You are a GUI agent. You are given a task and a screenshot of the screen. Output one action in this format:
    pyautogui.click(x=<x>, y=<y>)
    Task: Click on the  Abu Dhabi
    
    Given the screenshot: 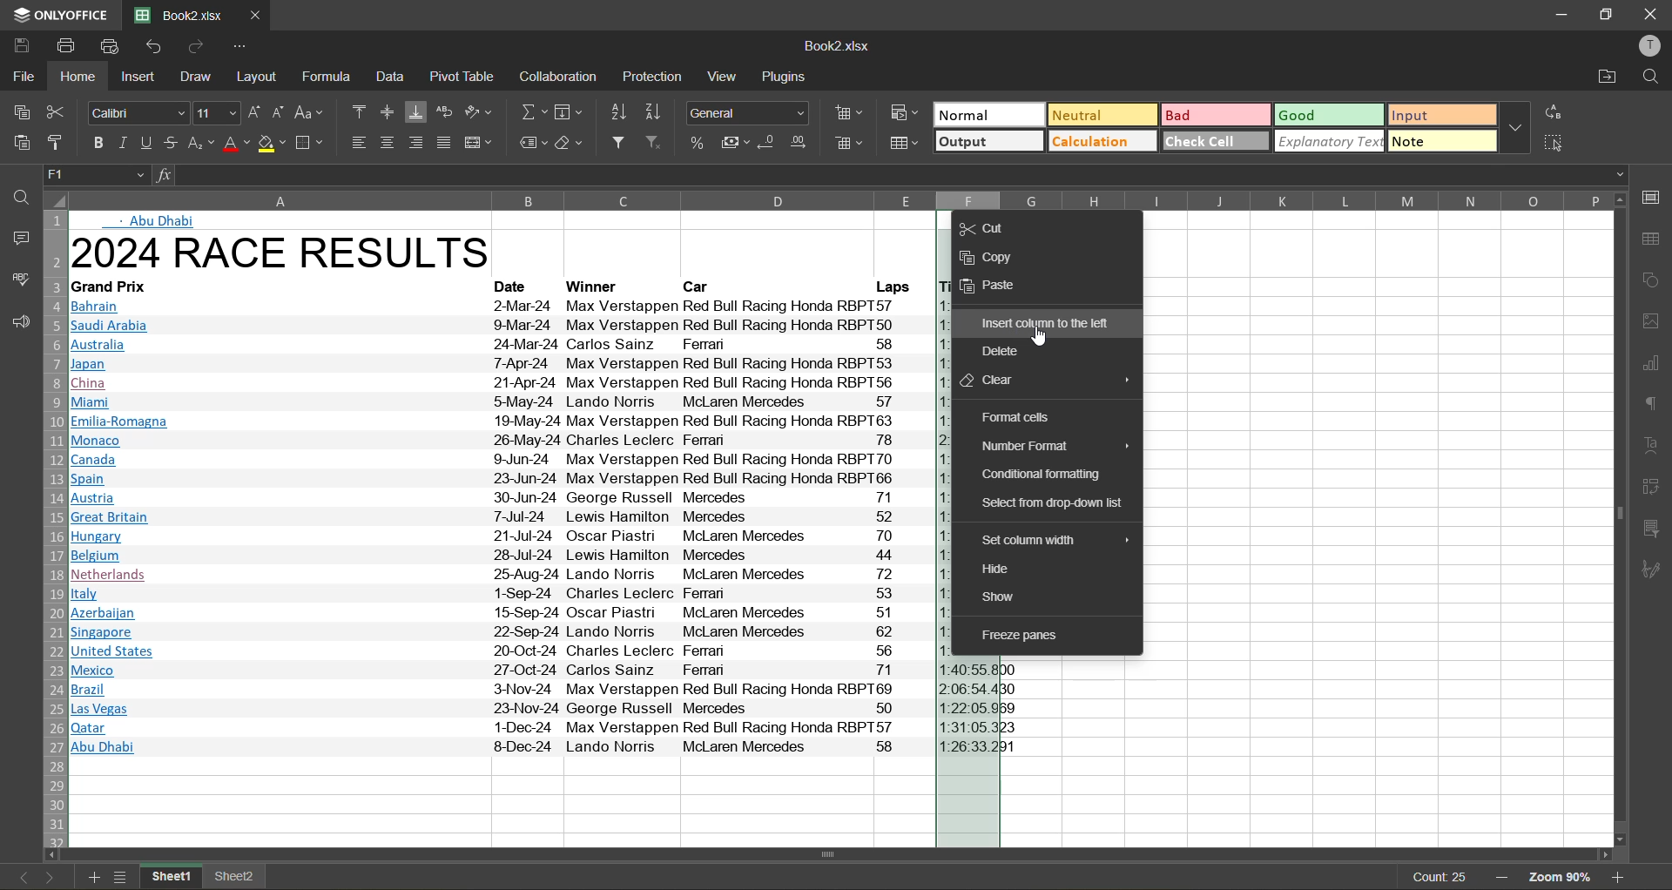 What is the action you would take?
    pyautogui.click(x=165, y=221)
    